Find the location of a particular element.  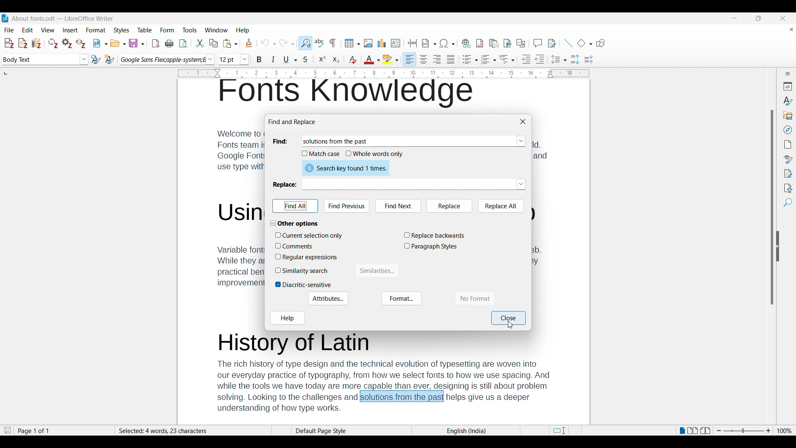

Insert cross-reference is located at coordinates (521, 43).